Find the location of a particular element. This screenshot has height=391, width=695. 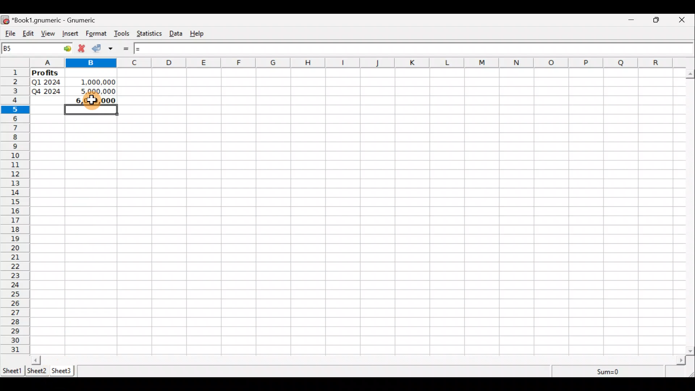

Sheet 3 is located at coordinates (63, 371).